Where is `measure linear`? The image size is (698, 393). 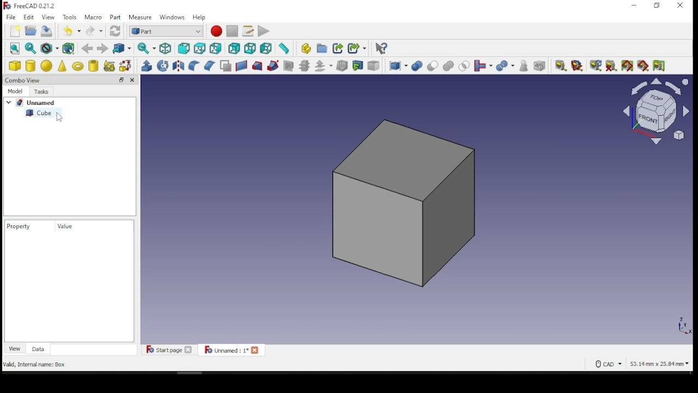
measure linear is located at coordinates (561, 65).